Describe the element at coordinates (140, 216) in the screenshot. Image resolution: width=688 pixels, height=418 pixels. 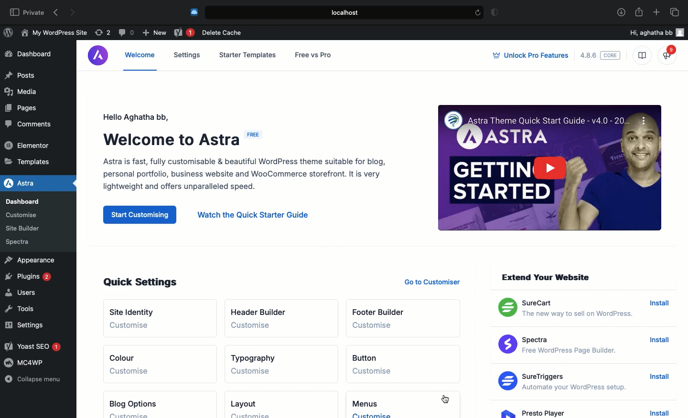
I see `Start customizing` at that location.